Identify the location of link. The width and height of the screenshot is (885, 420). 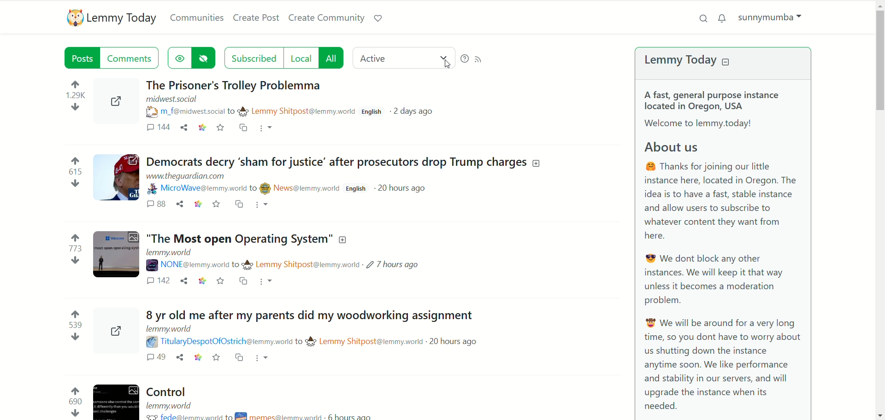
(196, 358).